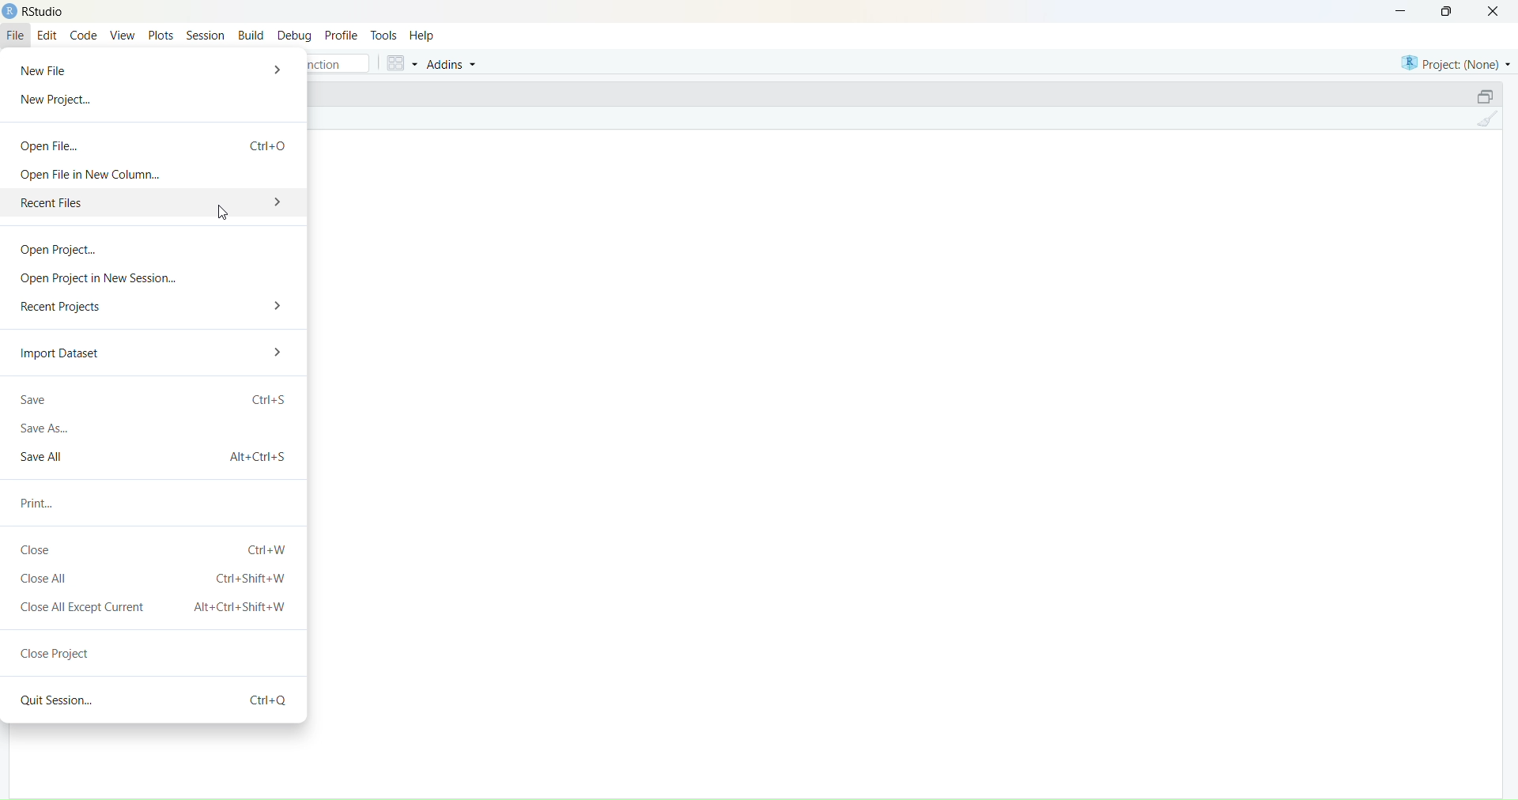 Image resolution: width=1518 pixels, height=800 pixels. What do you see at coordinates (59, 100) in the screenshot?
I see `New Project...` at bounding box center [59, 100].